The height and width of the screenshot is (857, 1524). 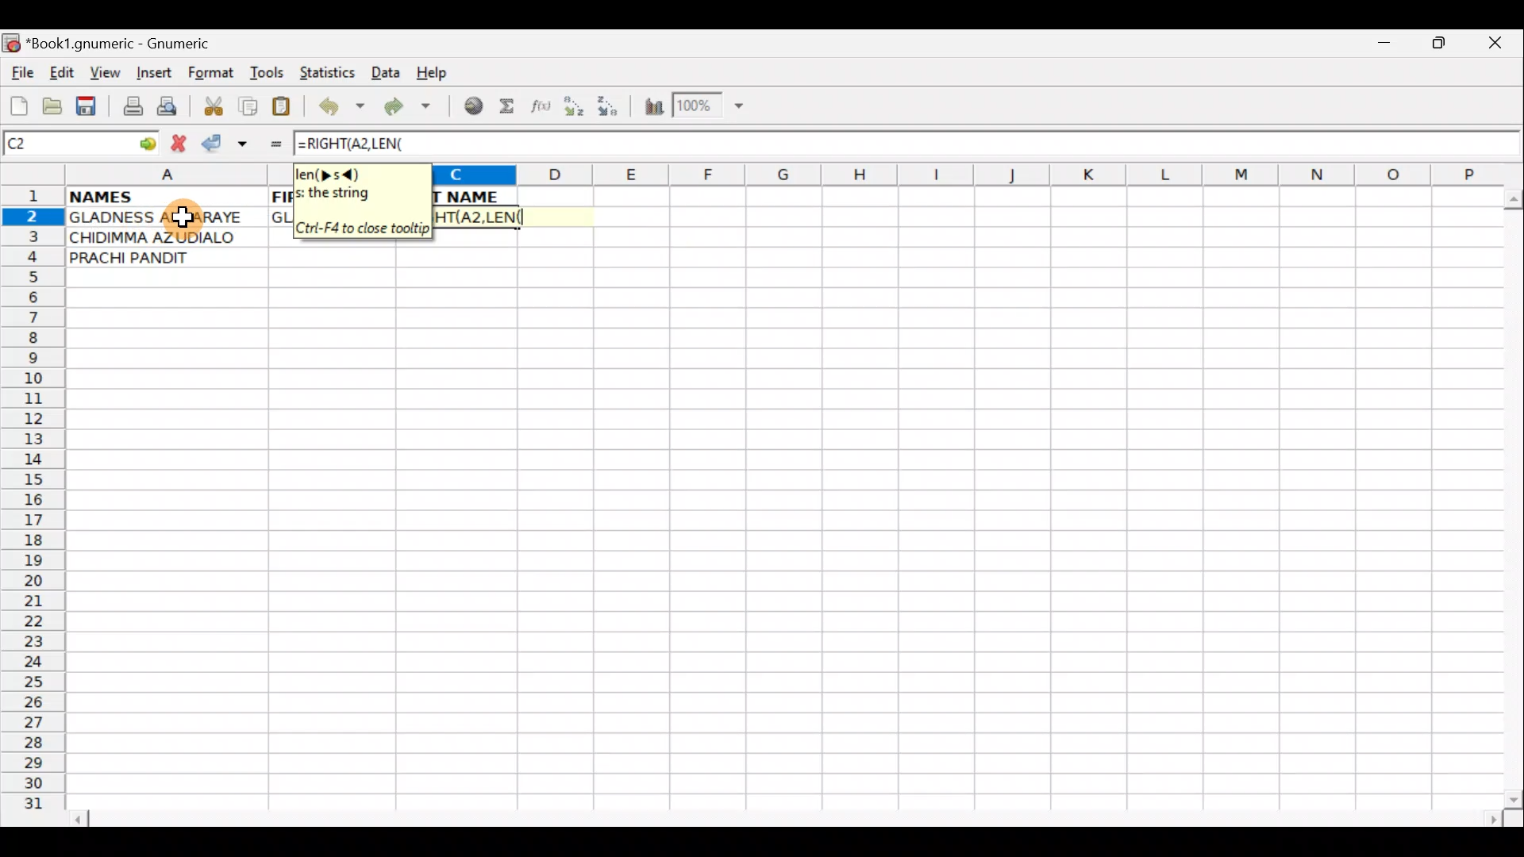 What do you see at coordinates (56, 104) in the screenshot?
I see `Open a file` at bounding box center [56, 104].